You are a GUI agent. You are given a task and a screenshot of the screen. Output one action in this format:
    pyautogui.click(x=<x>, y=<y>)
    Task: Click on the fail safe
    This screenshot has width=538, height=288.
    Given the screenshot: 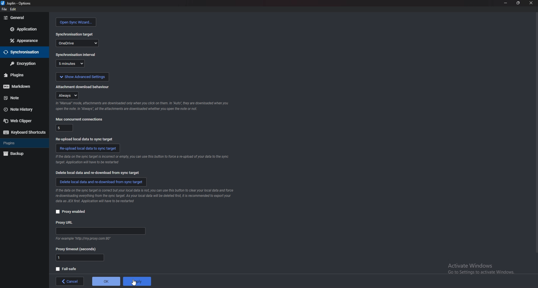 What is the action you would take?
    pyautogui.click(x=66, y=269)
    